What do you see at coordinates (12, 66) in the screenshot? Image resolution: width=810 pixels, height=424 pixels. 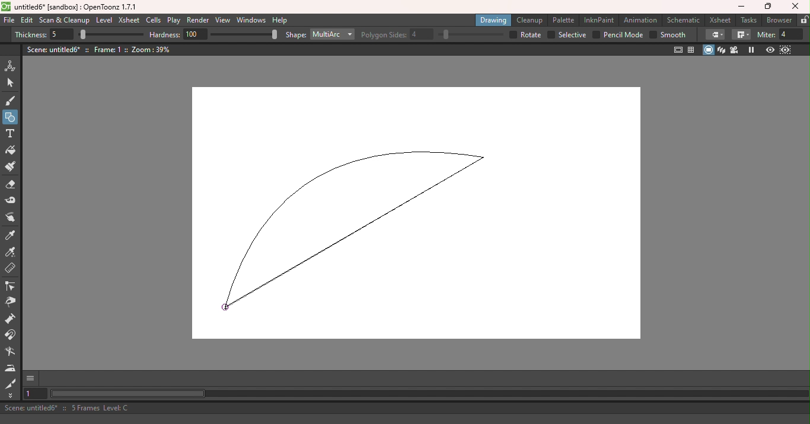 I see `Animate tool` at bounding box center [12, 66].